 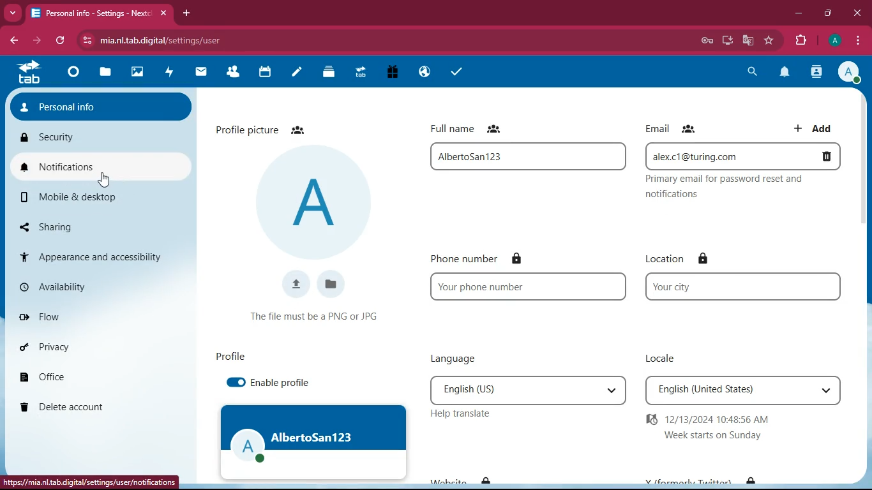 I want to click on view site information, so click(x=86, y=41).